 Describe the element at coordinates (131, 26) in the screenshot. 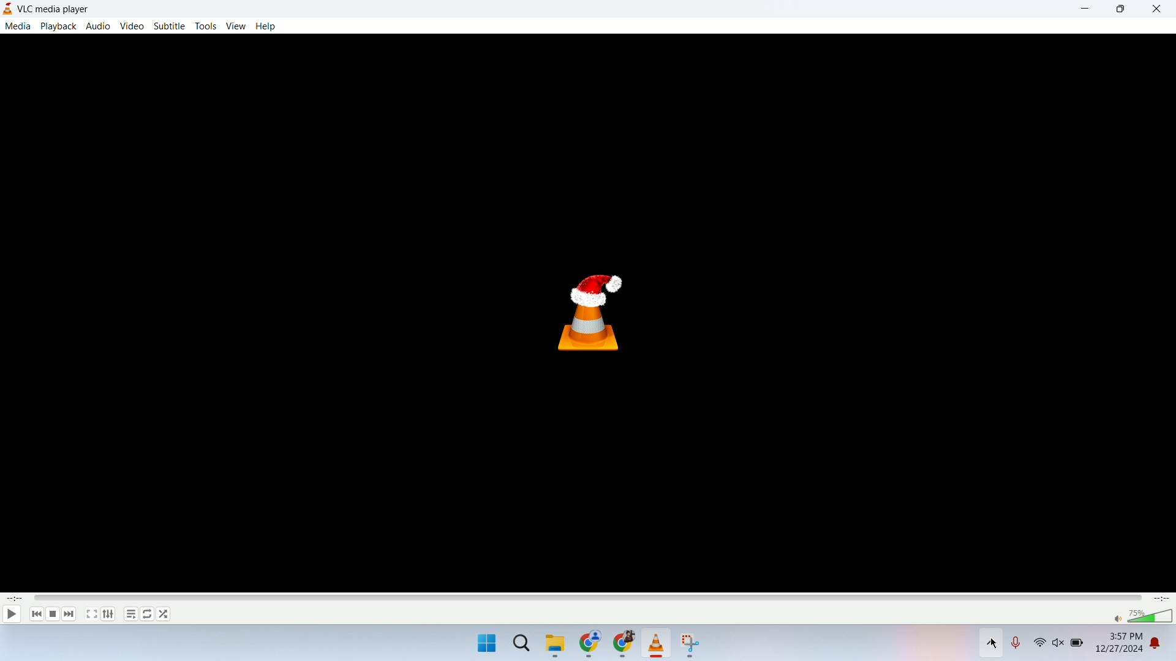

I see `video` at that location.